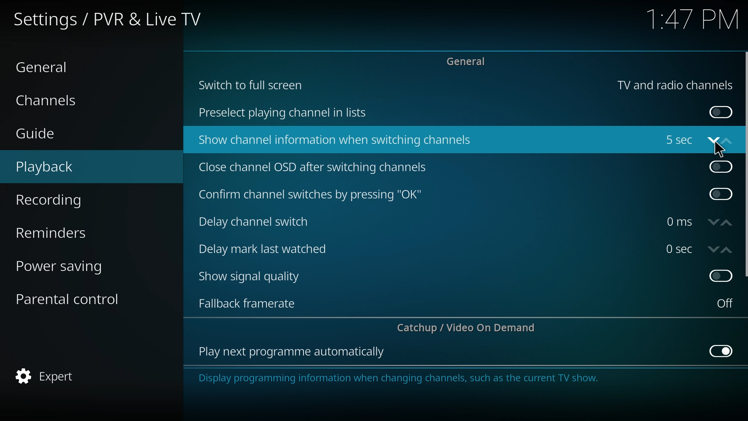 Image resolution: width=748 pixels, height=421 pixels. Describe the element at coordinates (714, 223) in the screenshot. I see `decrease time` at that location.